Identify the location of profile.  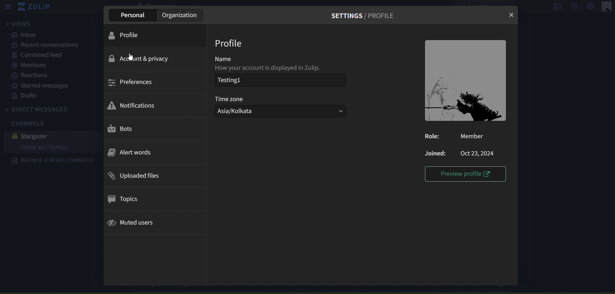
(128, 35).